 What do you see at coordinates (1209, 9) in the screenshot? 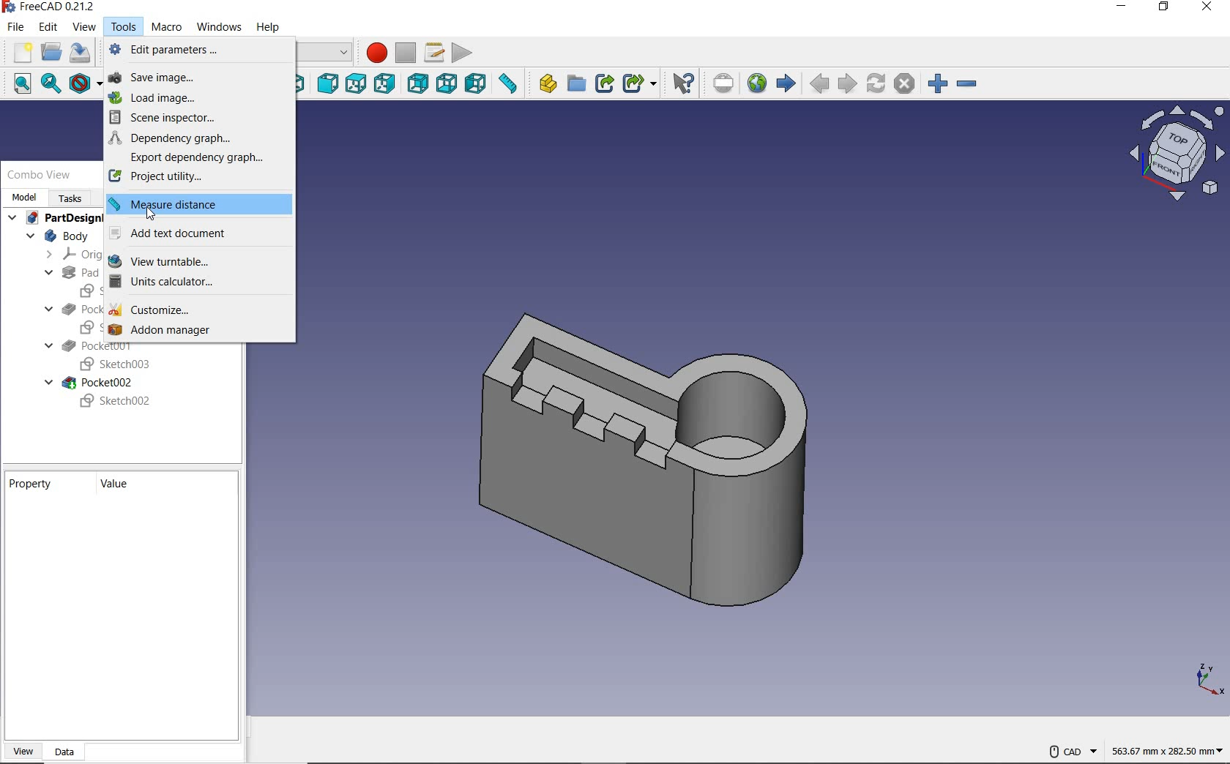
I see `close` at bounding box center [1209, 9].